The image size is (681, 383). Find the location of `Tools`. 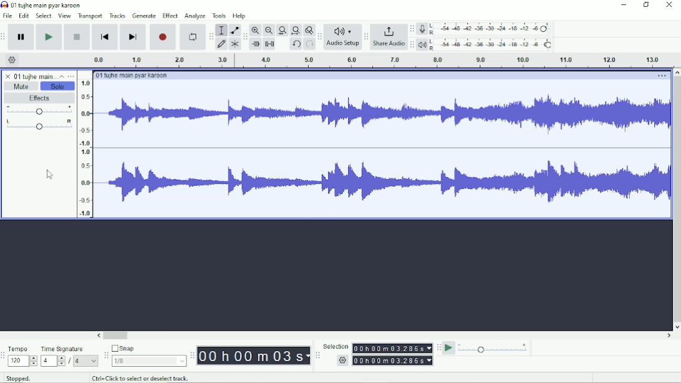

Tools is located at coordinates (220, 16).